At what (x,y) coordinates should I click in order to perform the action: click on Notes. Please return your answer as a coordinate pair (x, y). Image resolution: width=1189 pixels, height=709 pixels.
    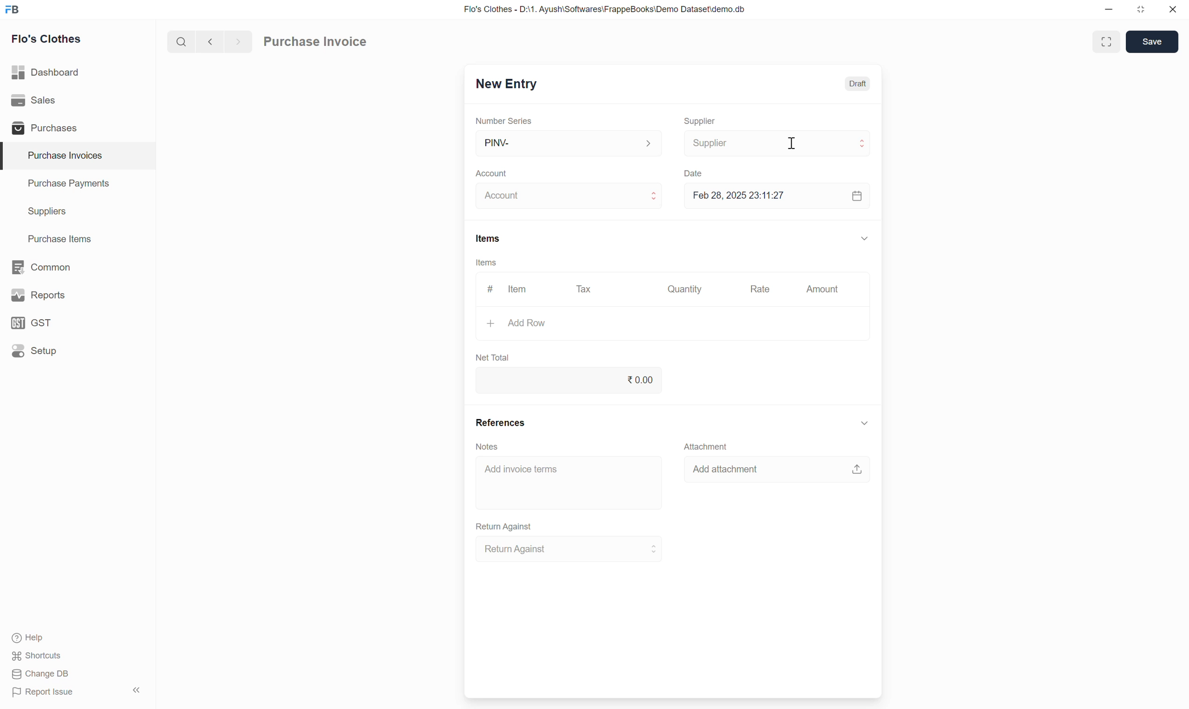
    Looking at the image, I should click on (487, 447).